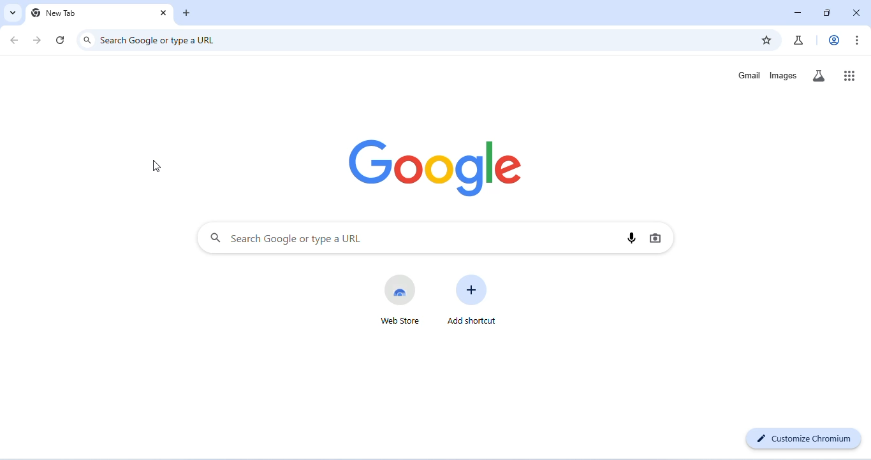 Image resolution: width=871 pixels, height=460 pixels. Describe the element at coordinates (800, 42) in the screenshot. I see `chrome labs` at that location.